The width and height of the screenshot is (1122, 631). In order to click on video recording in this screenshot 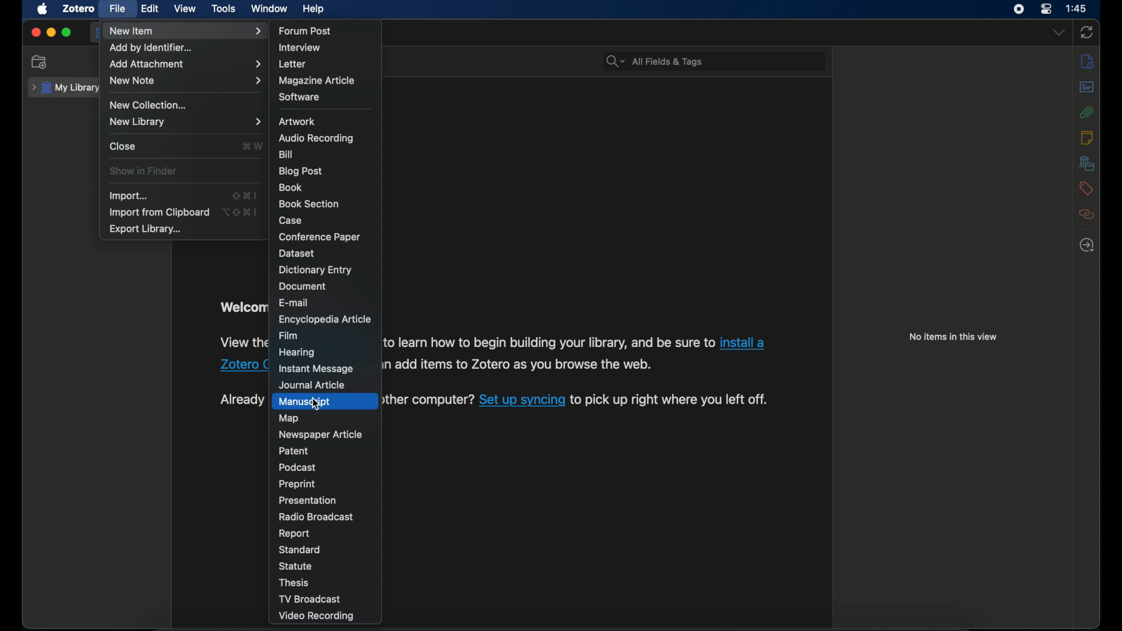, I will do `click(317, 616)`.